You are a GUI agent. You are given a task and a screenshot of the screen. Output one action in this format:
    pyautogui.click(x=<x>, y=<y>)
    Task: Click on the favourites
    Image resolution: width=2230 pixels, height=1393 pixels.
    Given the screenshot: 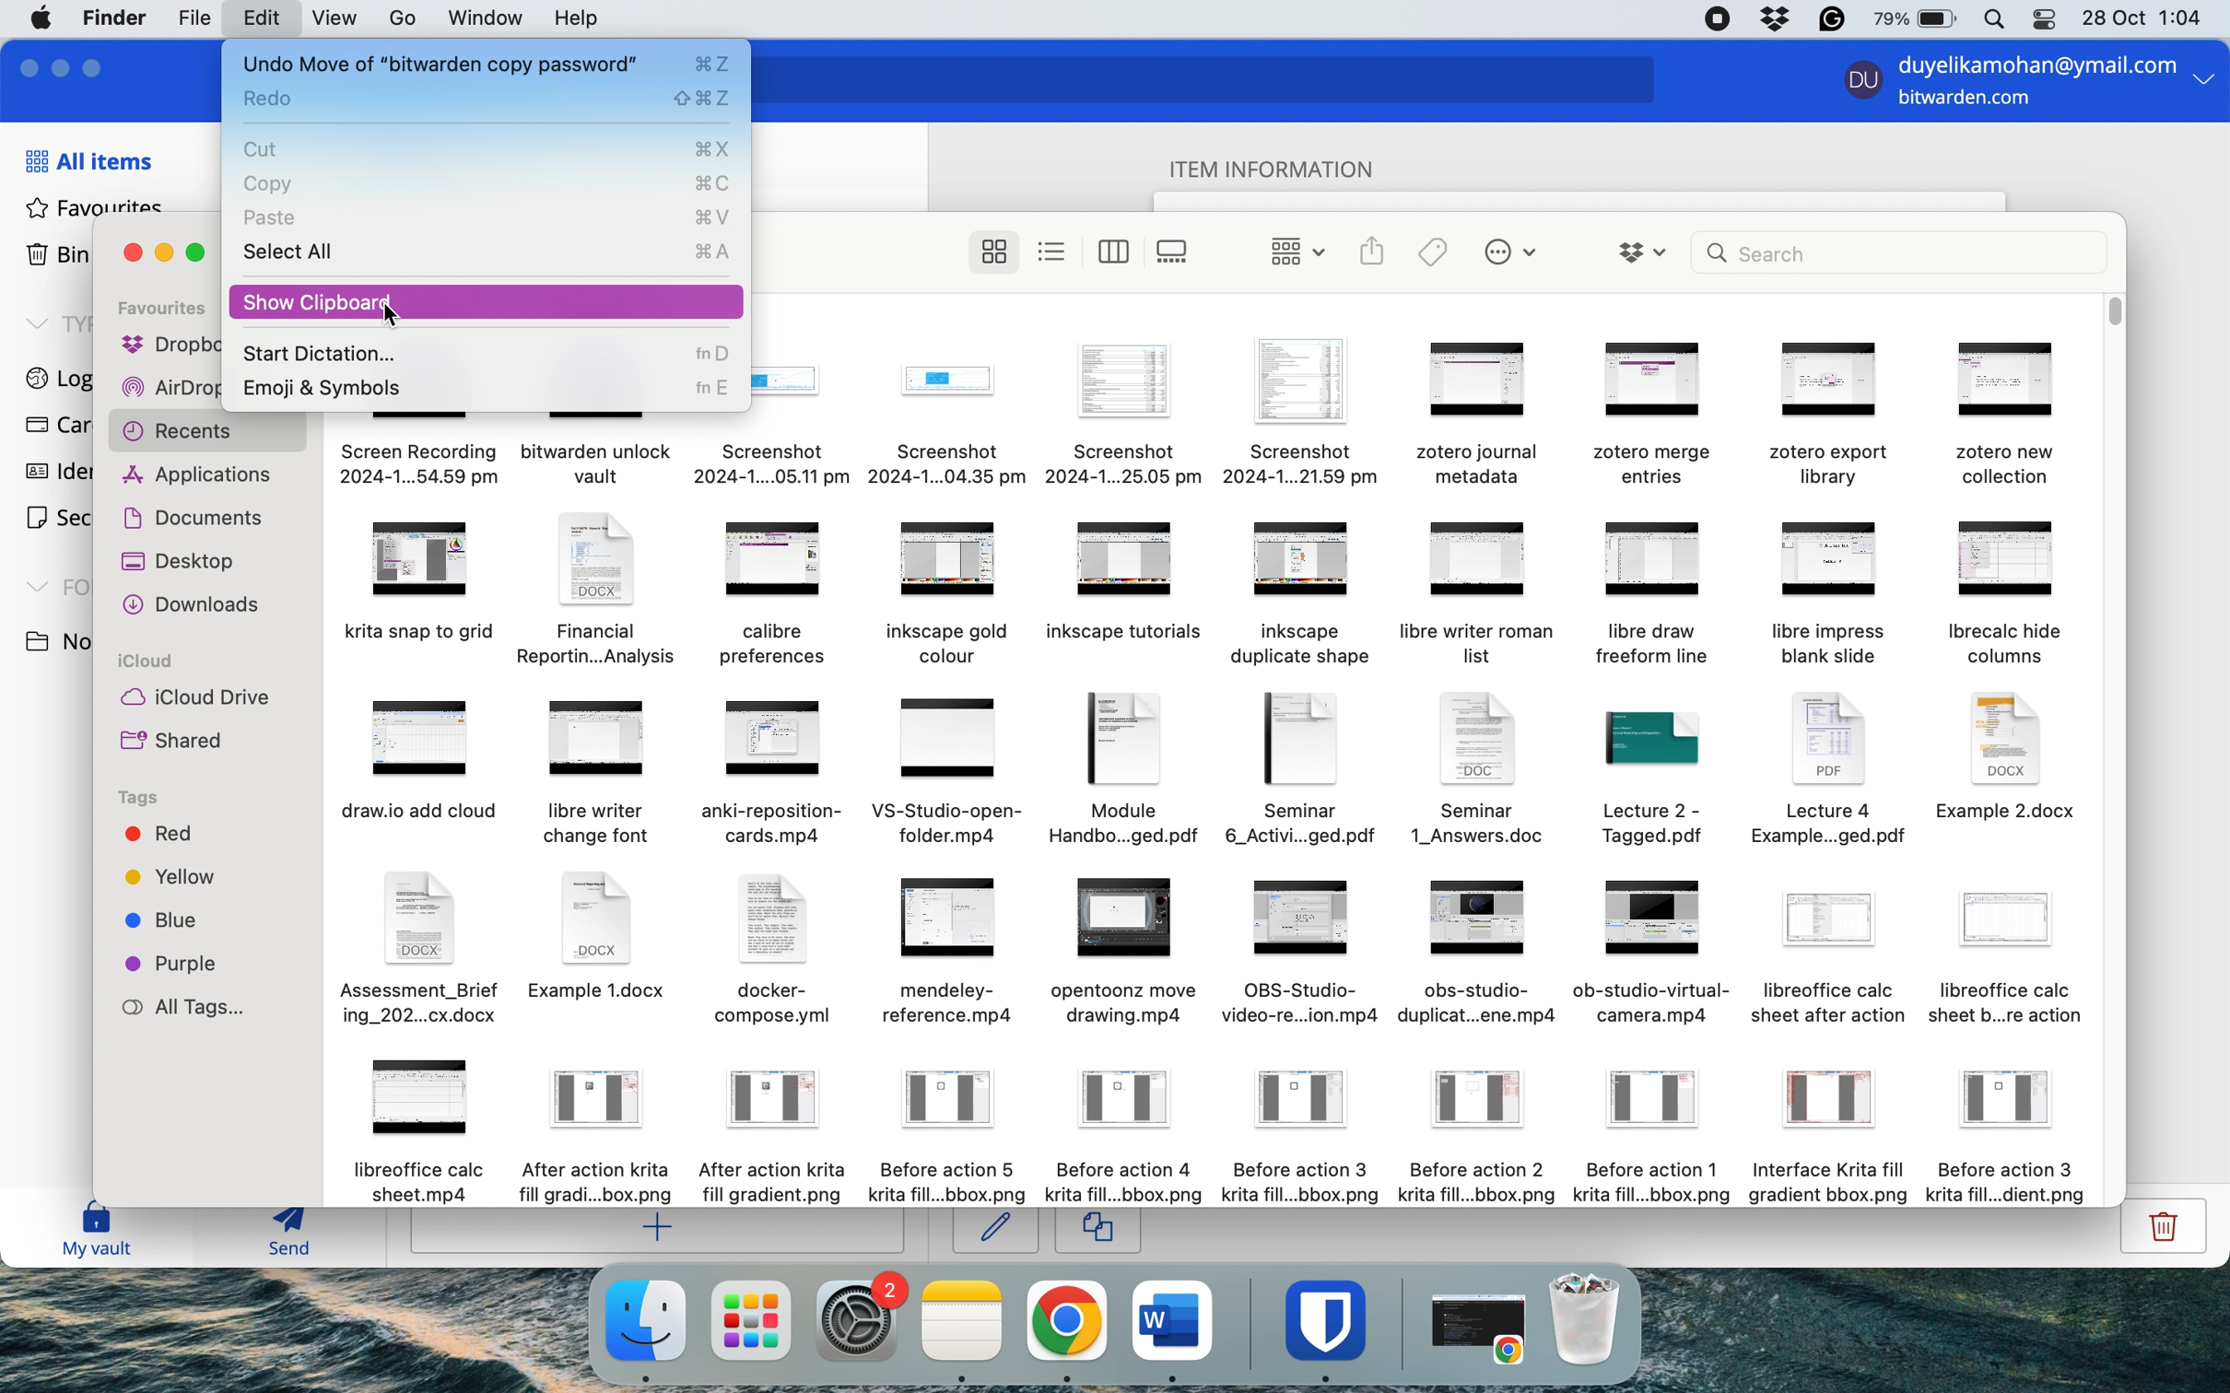 What is the action you would take?
    pyautogui.click(x=96, y=207)
    